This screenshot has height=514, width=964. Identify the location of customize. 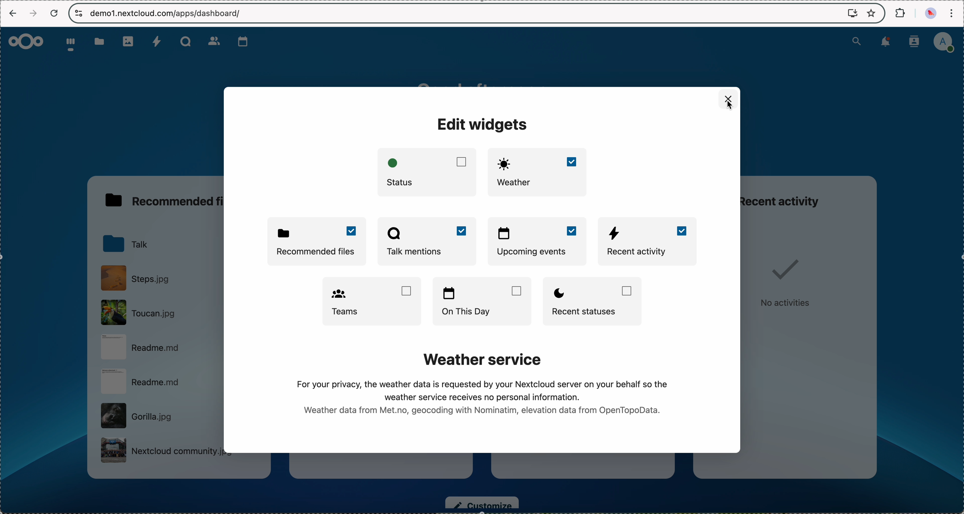
(481, 504).